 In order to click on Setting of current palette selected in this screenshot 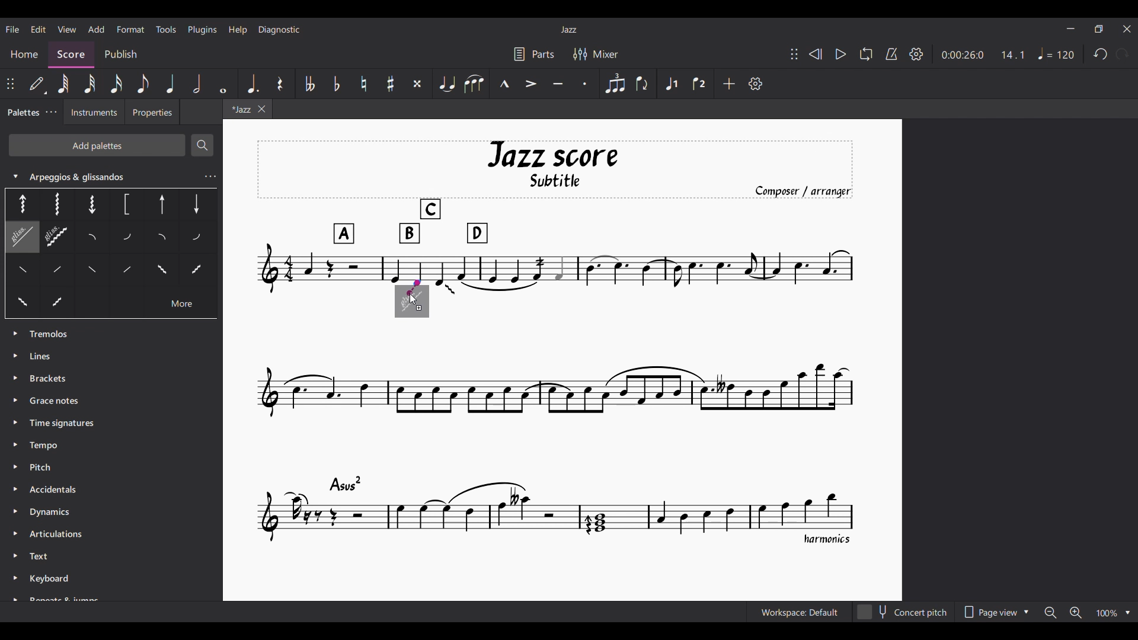, I will do `click(210, 177)`.